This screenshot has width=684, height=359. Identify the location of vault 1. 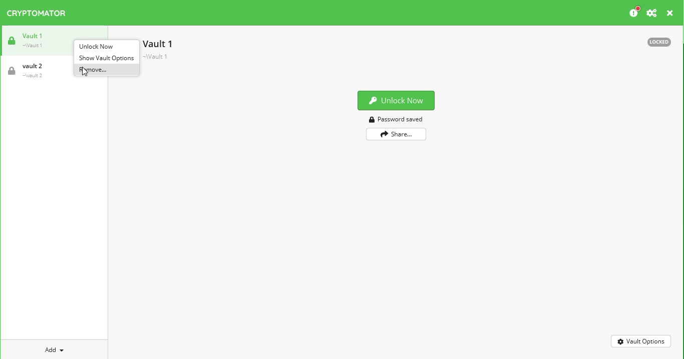
(30, 40).